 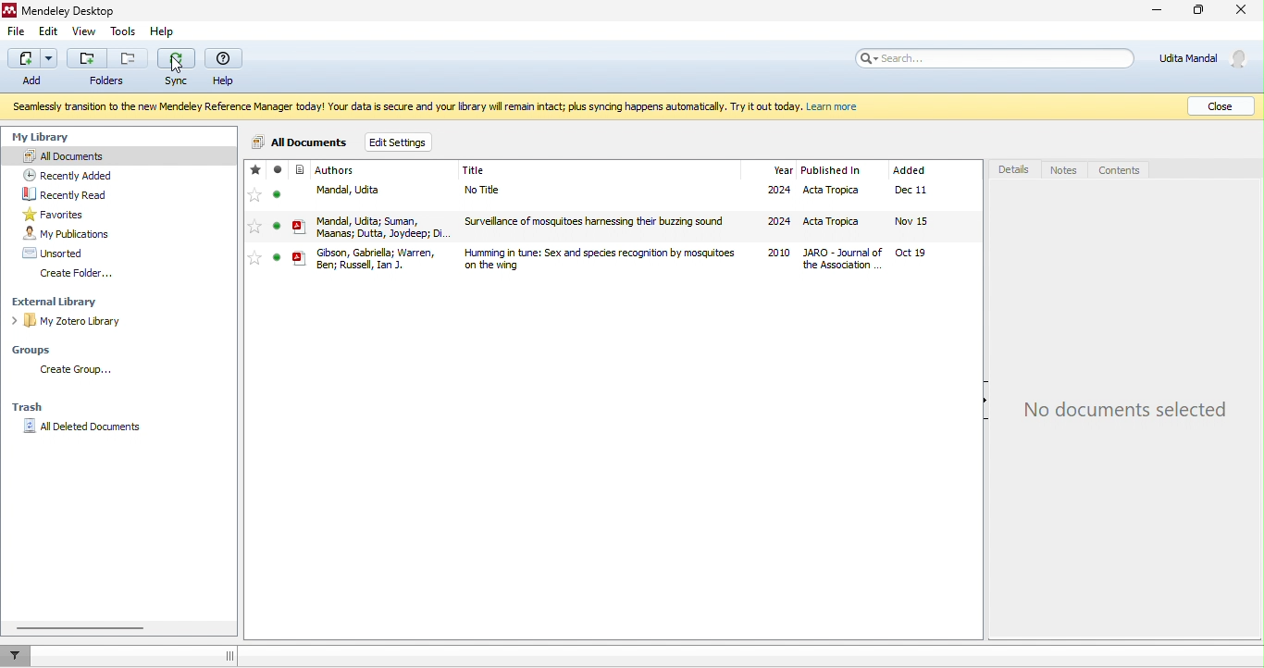 What do you see at coordinates (56, 251) in the screenshot?
I see `unsorted` at bounding box center [56, 251].